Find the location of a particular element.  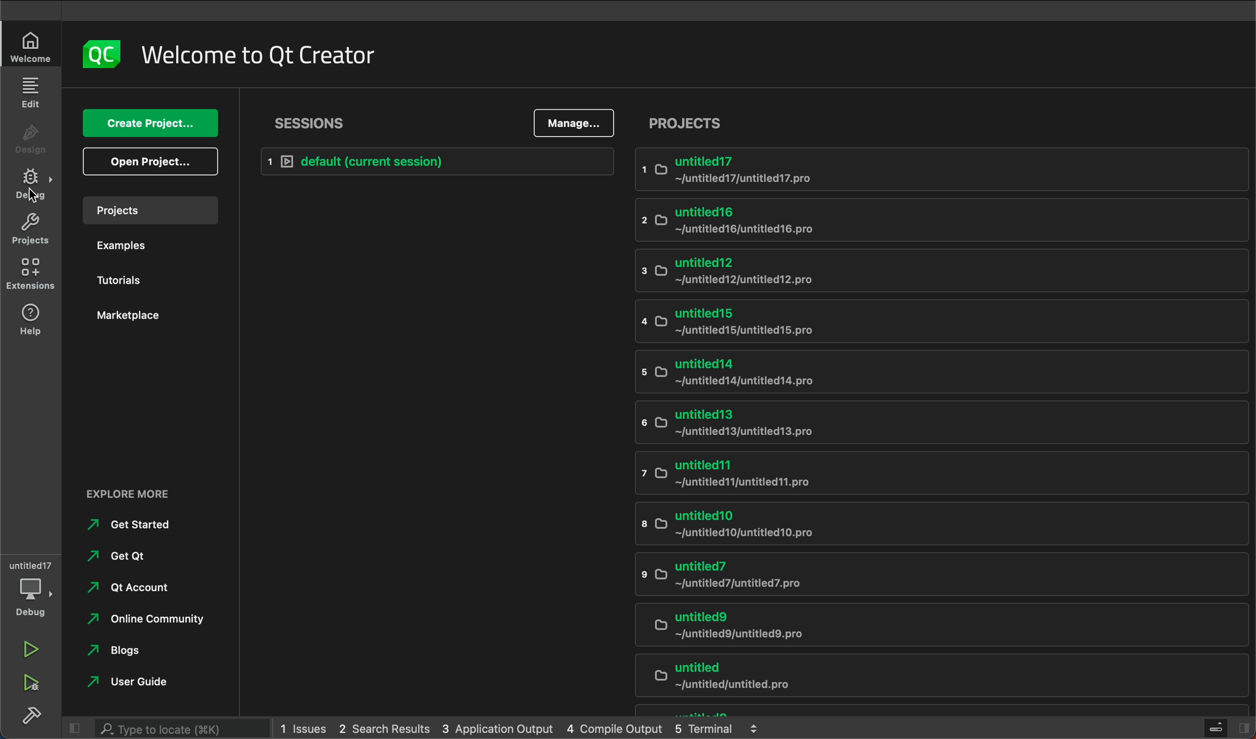

run is located at coordinates (31, 649).